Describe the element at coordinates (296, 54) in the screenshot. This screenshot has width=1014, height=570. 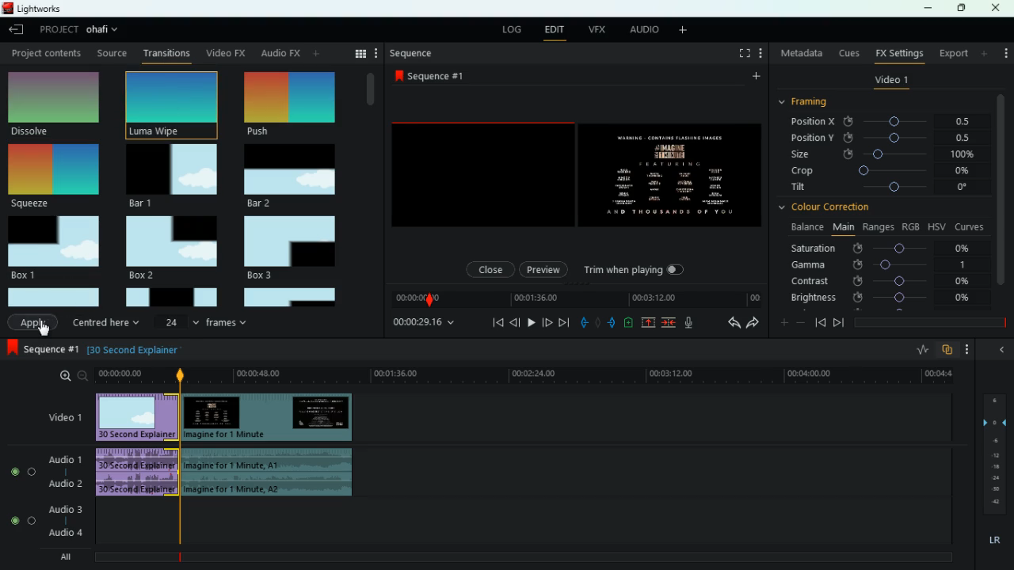
I see `change` at that location.